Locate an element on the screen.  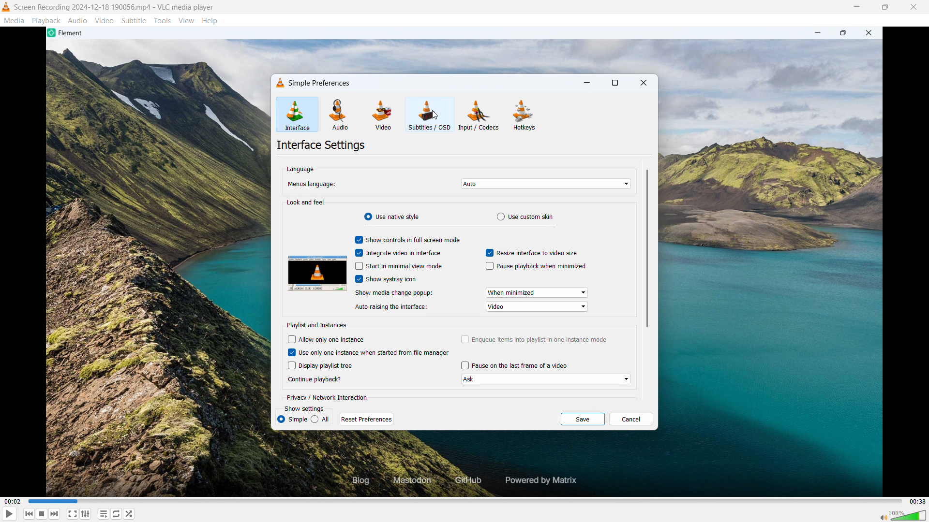
use only one instance when started from file manager is located at coordinates (369, 352).